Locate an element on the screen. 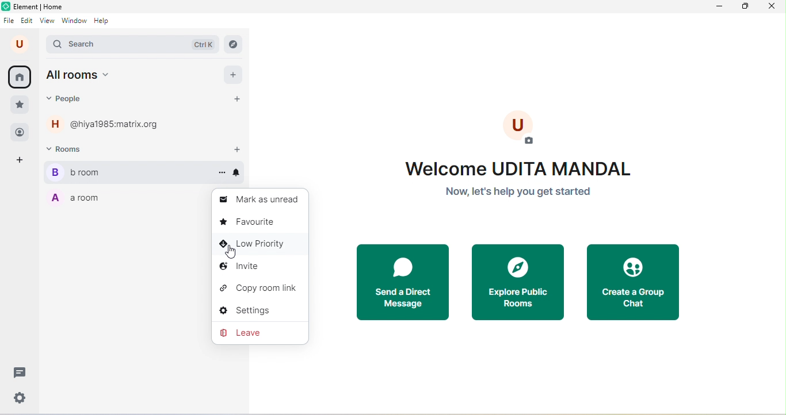  notifications is located at coordinates (238, 174).